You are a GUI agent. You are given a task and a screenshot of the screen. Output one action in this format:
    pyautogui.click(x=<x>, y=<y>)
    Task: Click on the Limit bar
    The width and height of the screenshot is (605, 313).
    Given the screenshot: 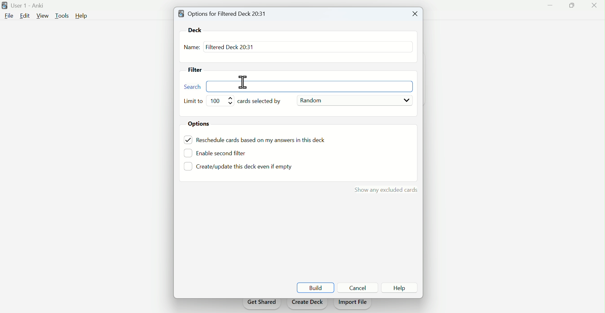 What is the action you would take?
    pyautogui.click(x=222, y=100)
    